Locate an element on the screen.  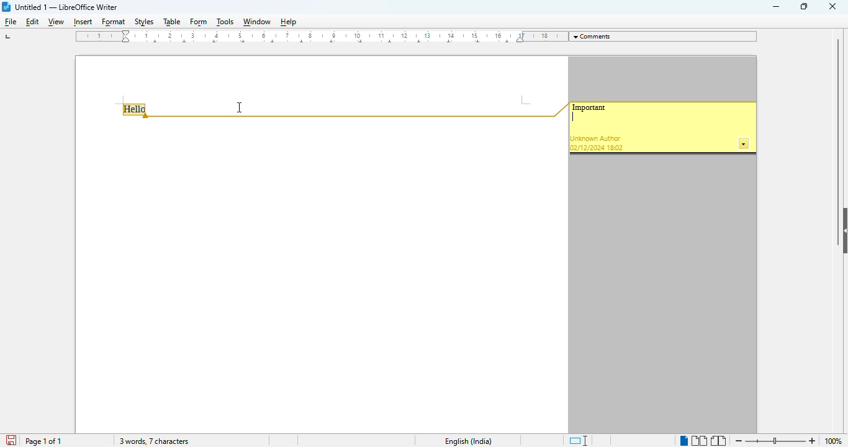
standard selection is located at coordinates (579, 440).